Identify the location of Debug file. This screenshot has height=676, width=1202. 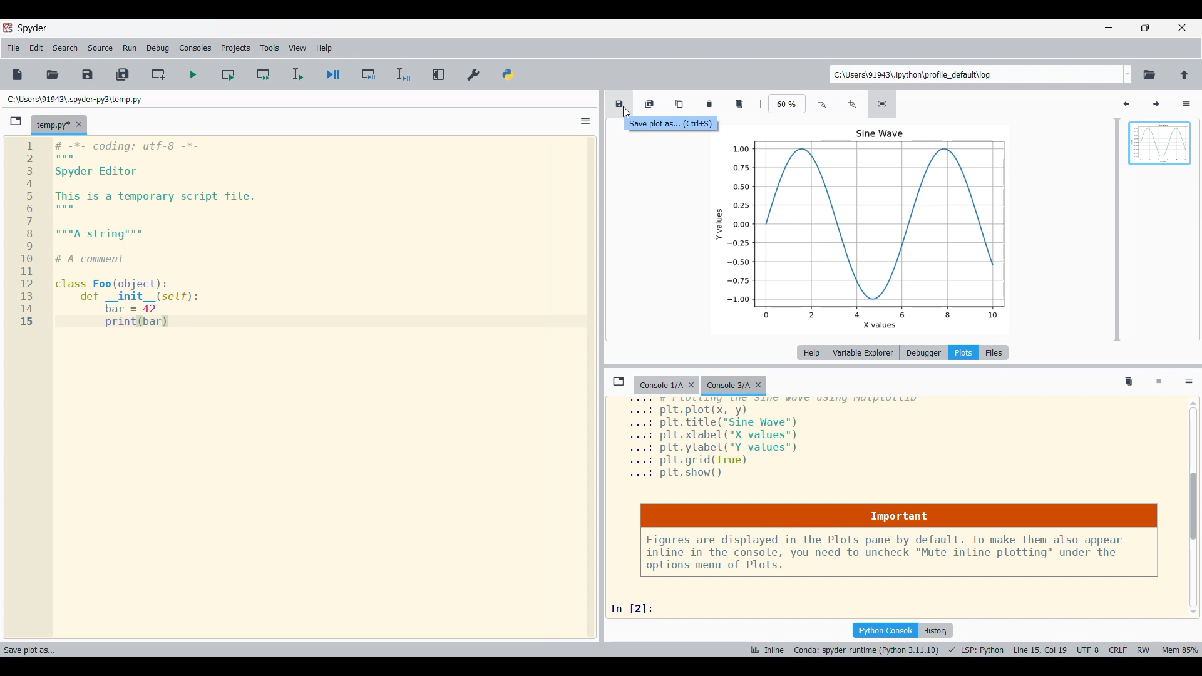
(333, 74).